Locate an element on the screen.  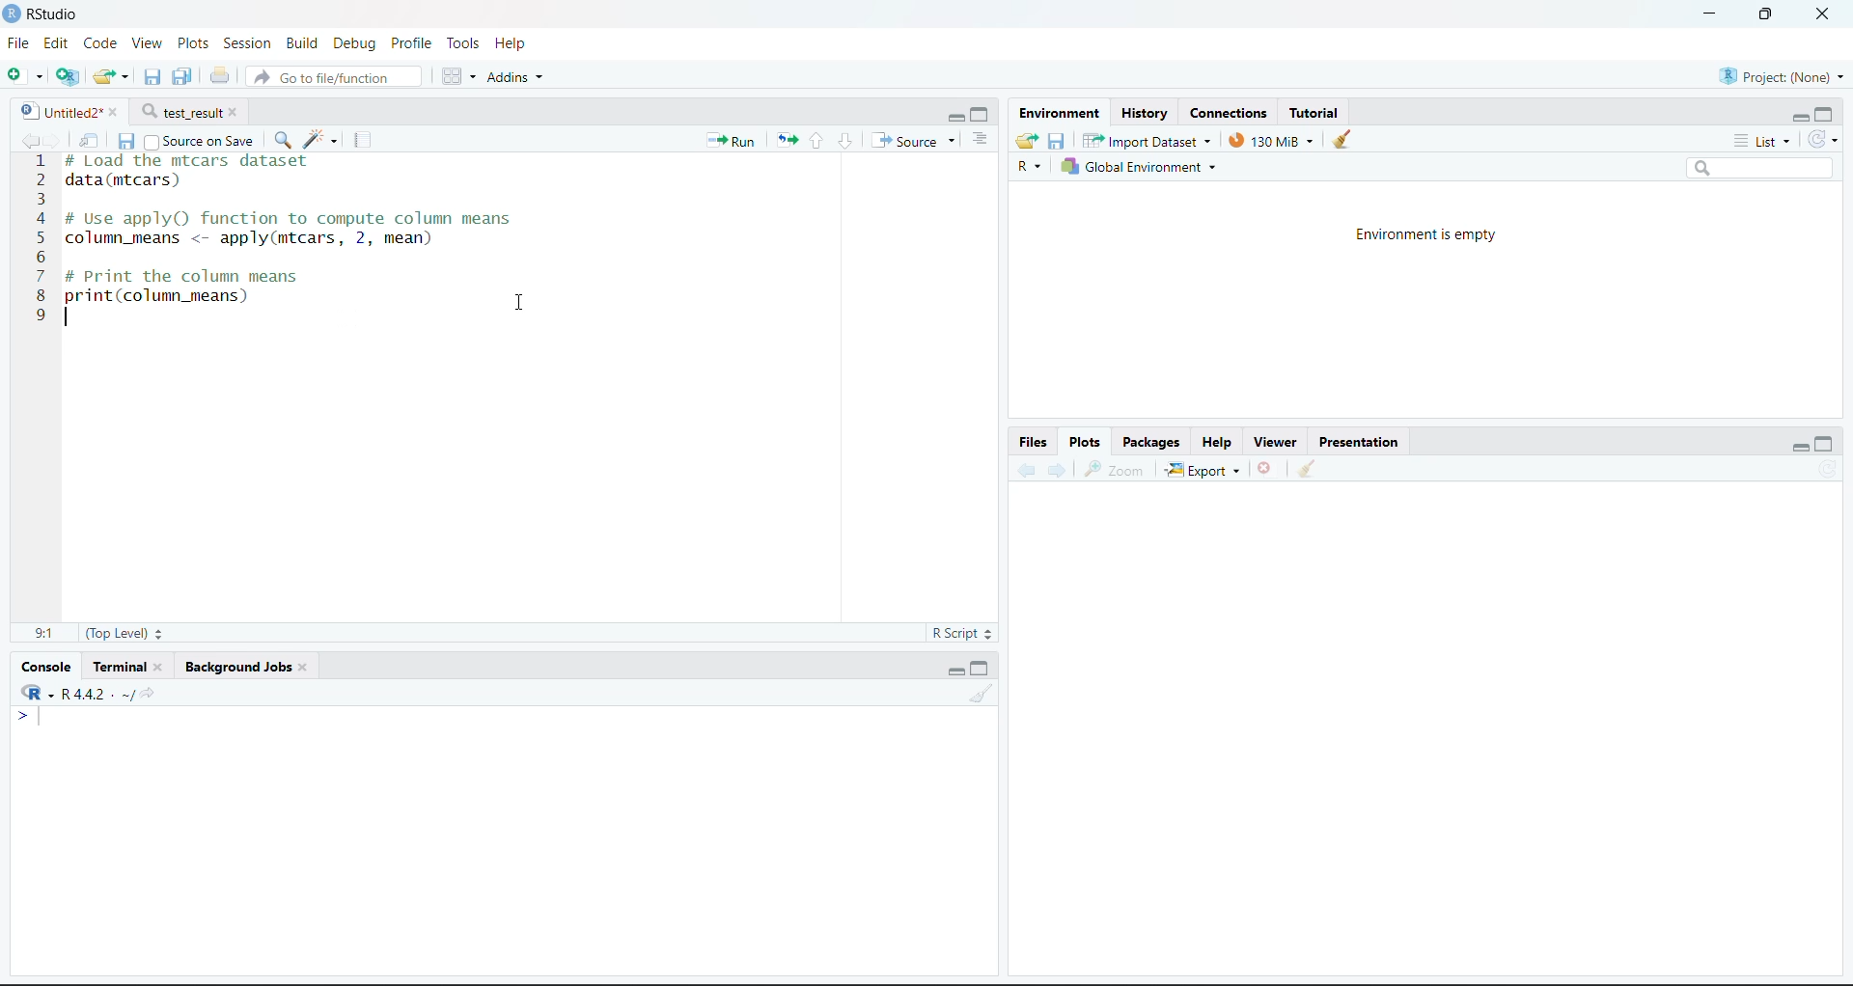
Tools is located at coordinates (462, 41).